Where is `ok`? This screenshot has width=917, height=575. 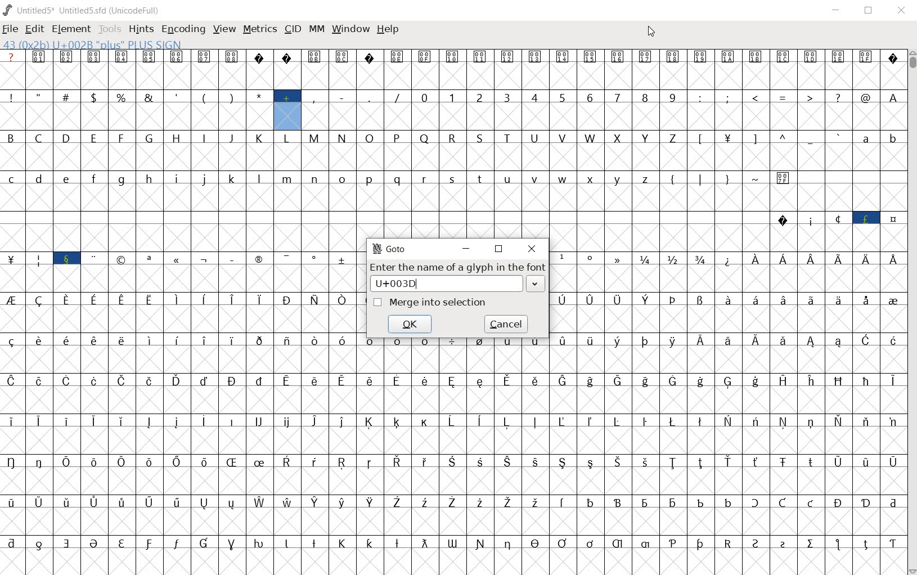
ok is located at coordinates (412, 325).